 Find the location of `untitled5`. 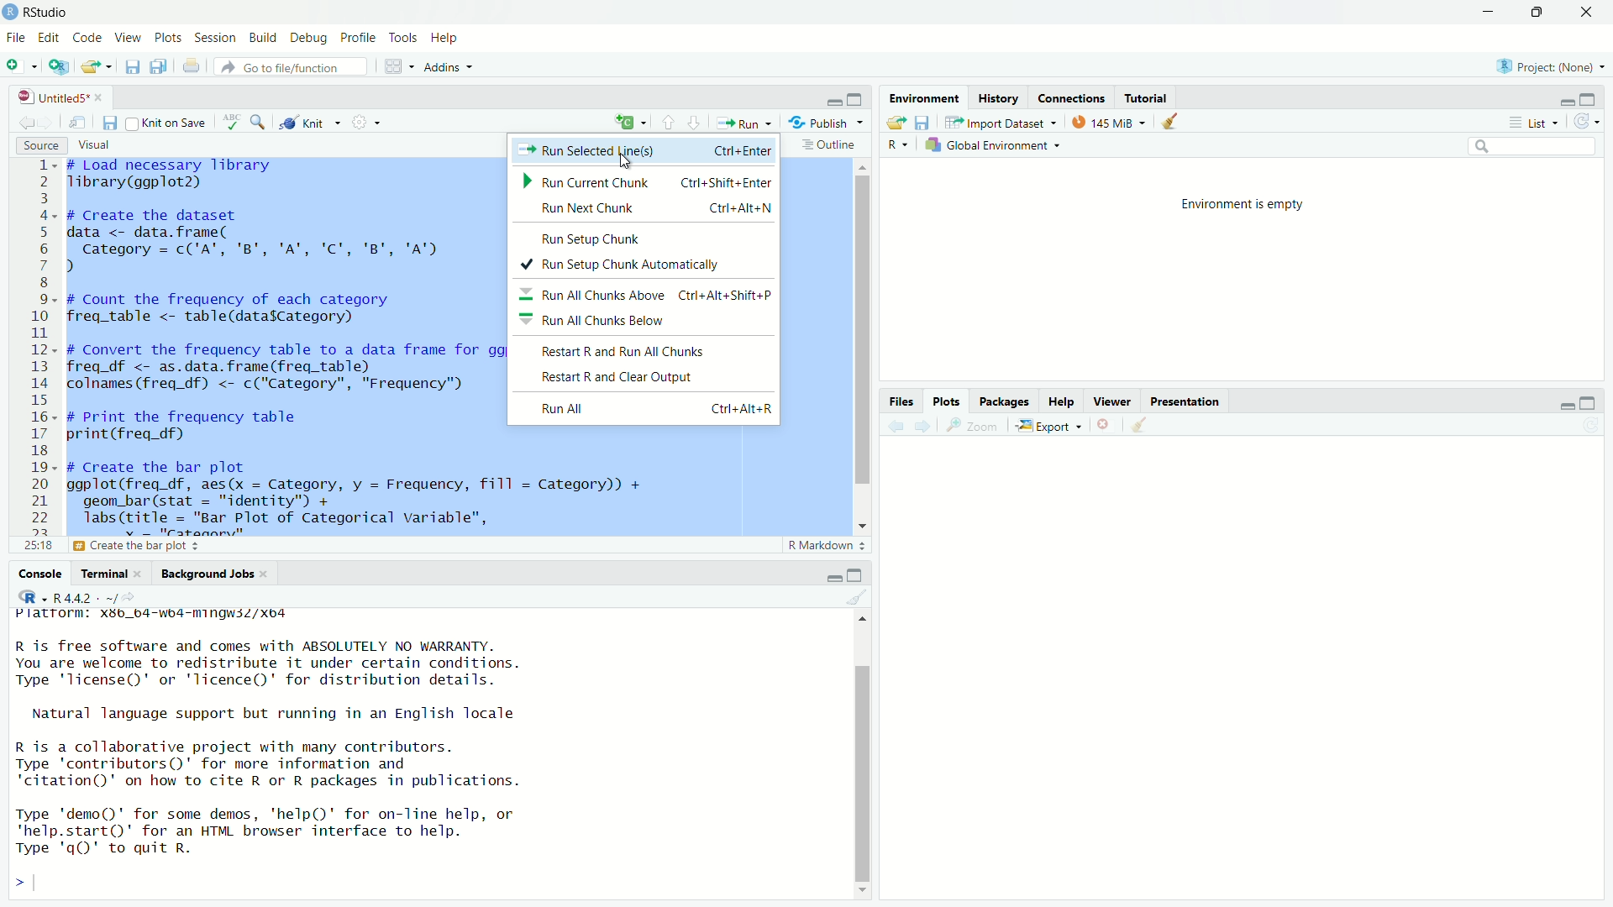

untitled5 is located at coordinates (66, 97).